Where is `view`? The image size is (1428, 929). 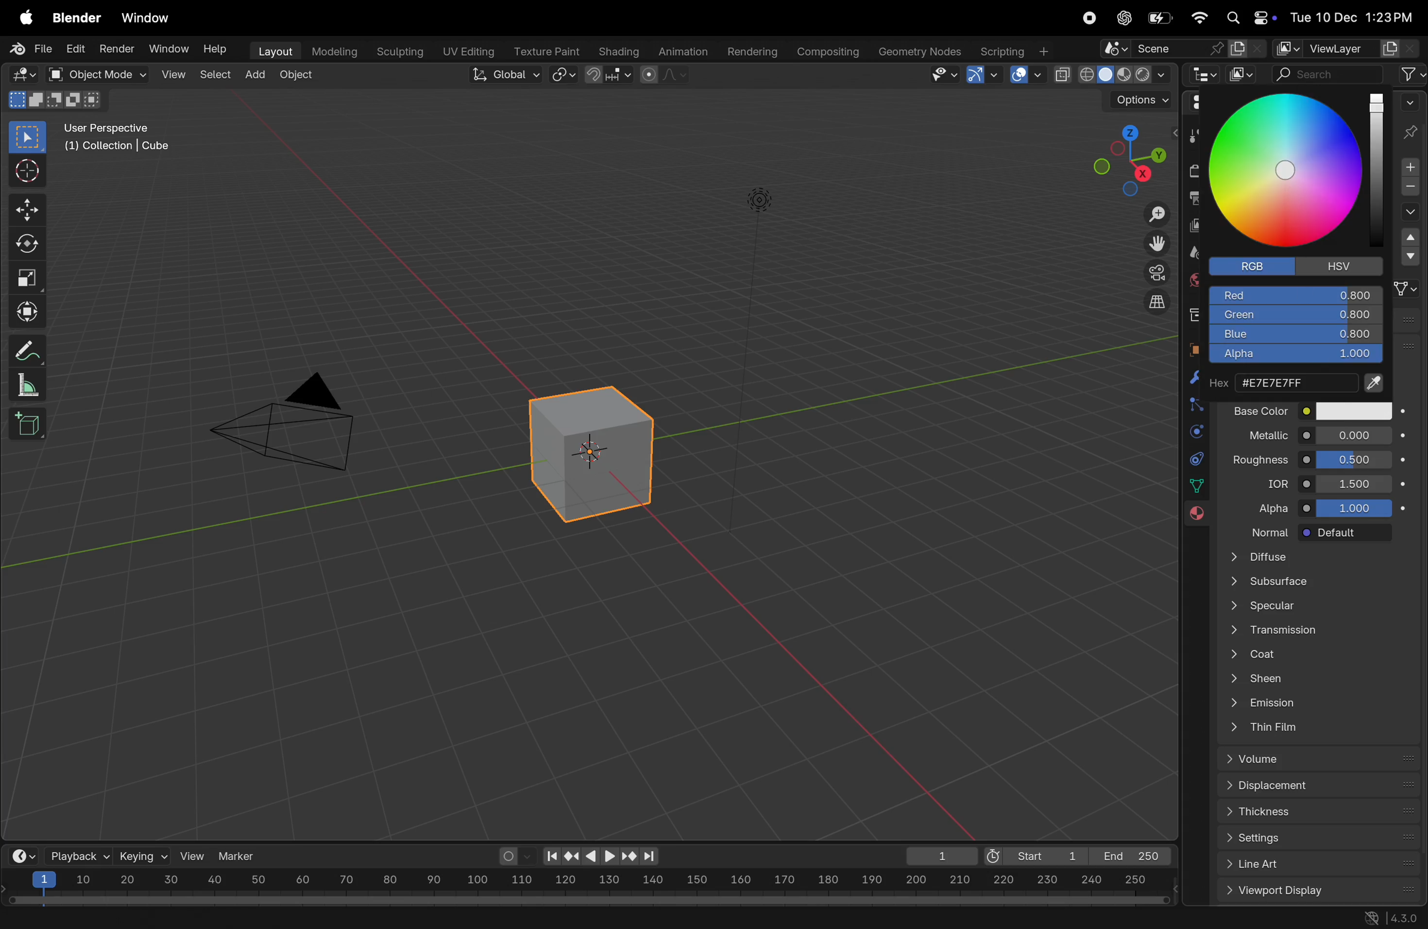 view is located at coordinates (193, 856).